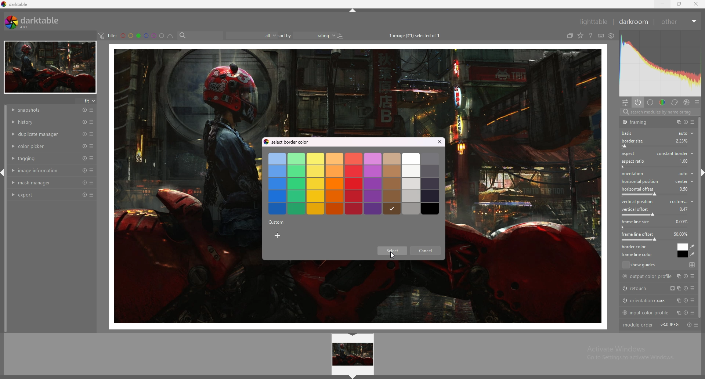  What do you see at coordinates (424, 252) in the screenshot?
I see `cancel` at bounding box center [424, 252].